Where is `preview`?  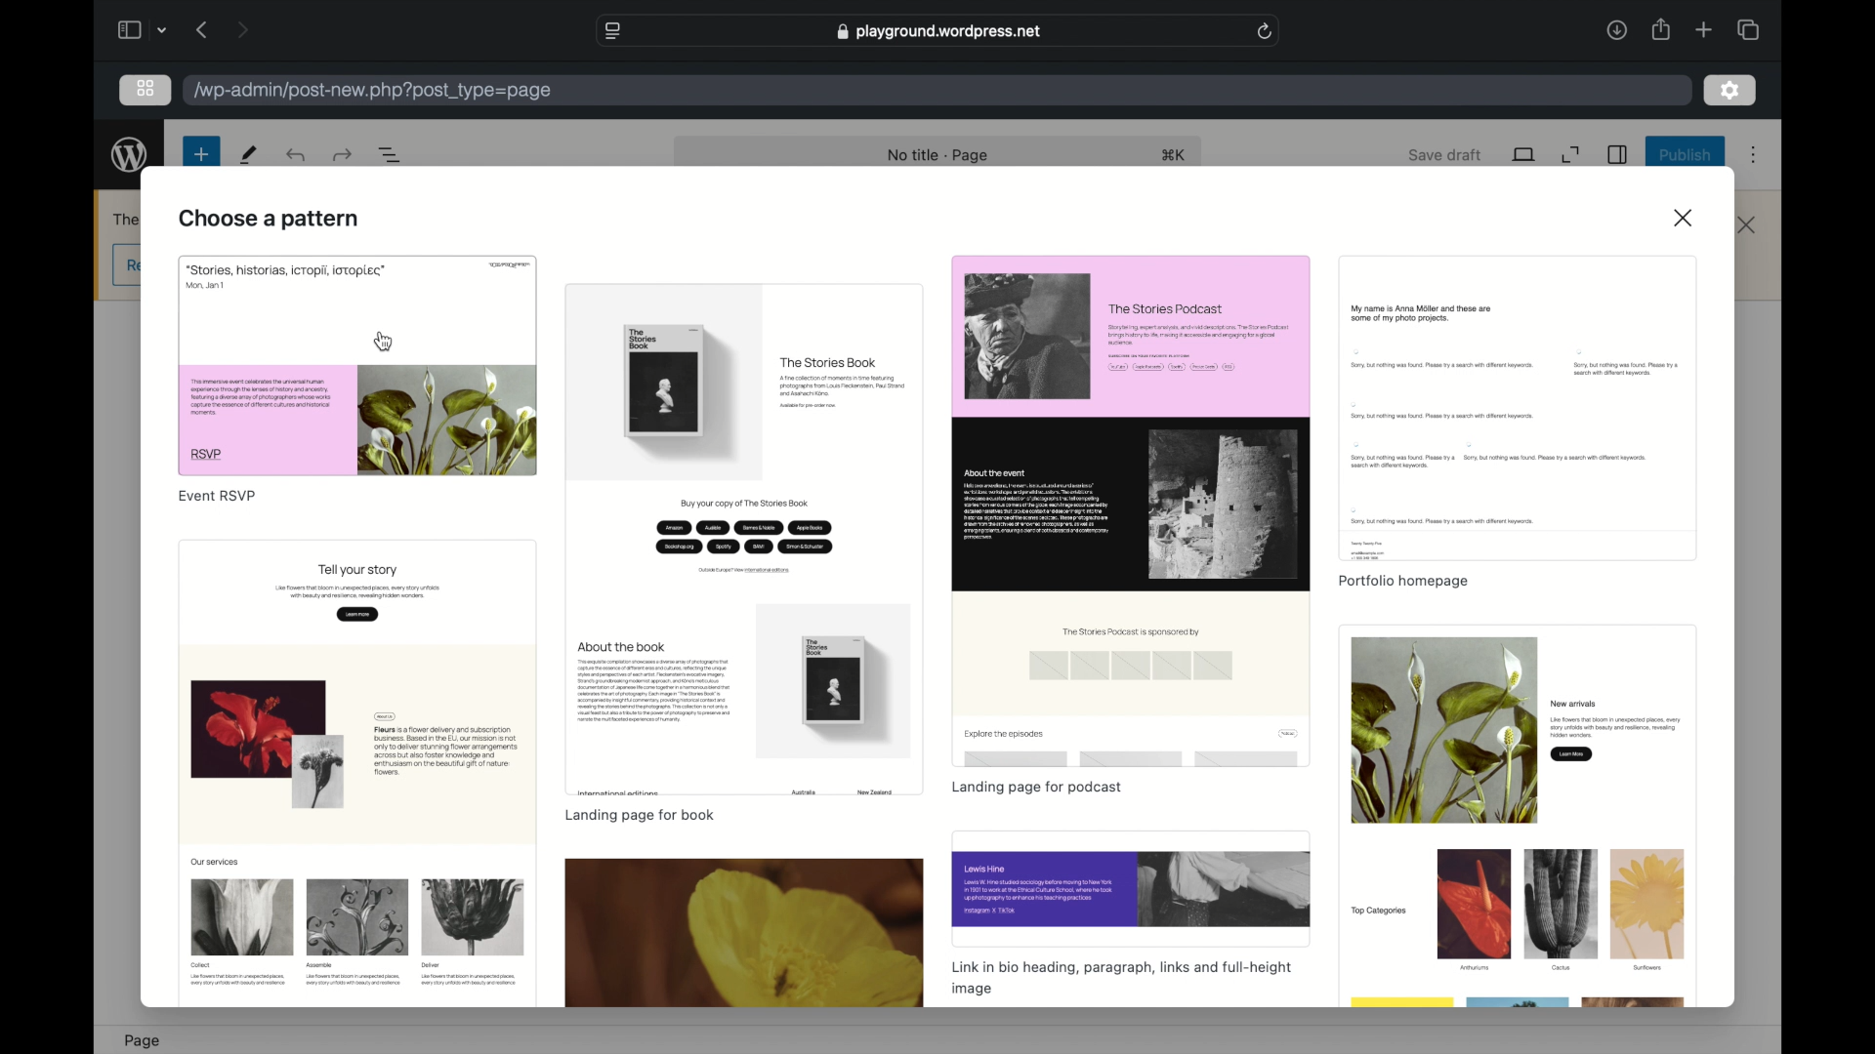 preview is located at coordinates (744, 542).